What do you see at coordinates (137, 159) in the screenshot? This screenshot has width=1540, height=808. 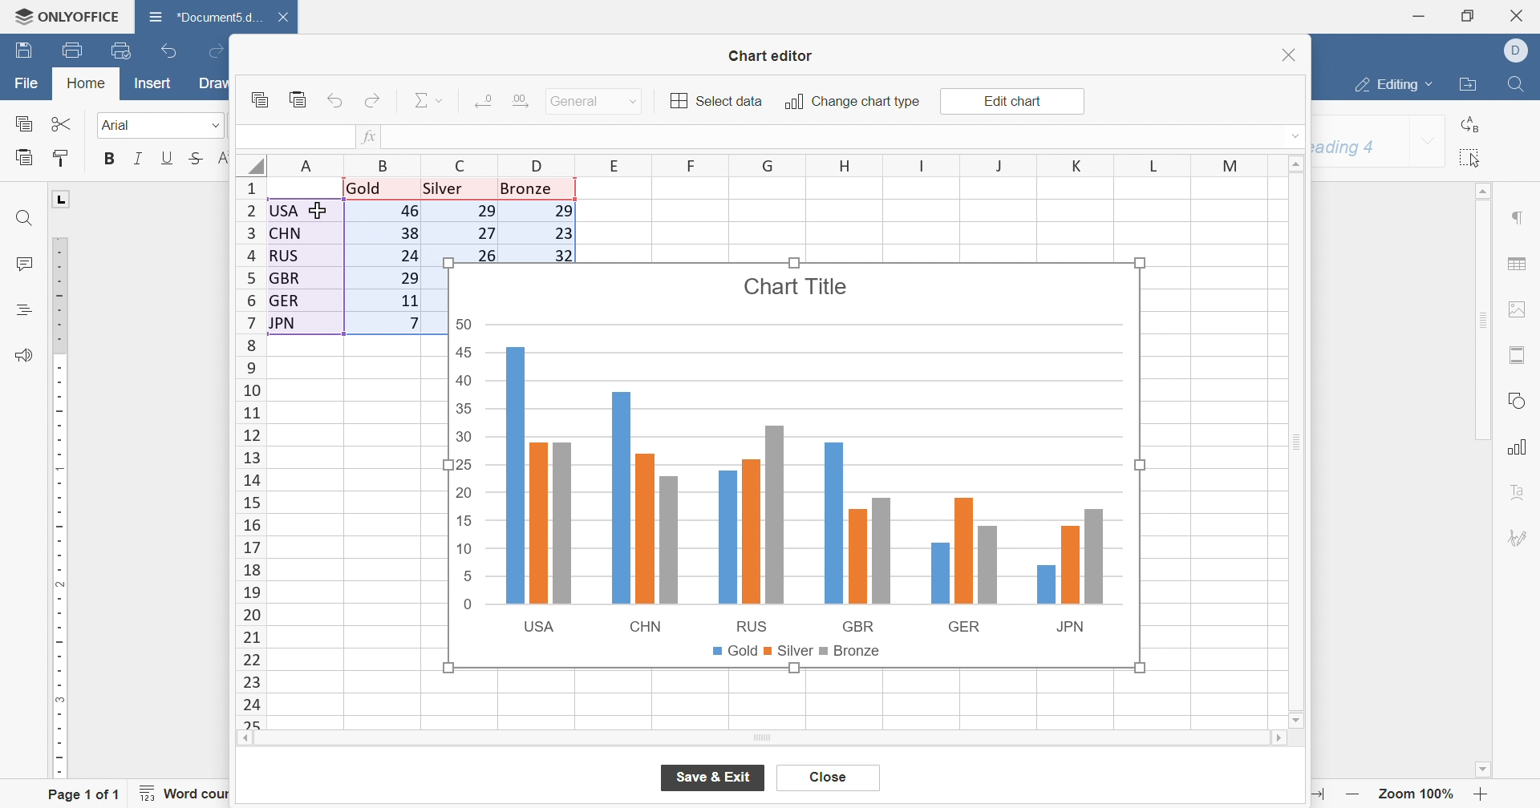 I see `italic` at bounding box center [137, 159].